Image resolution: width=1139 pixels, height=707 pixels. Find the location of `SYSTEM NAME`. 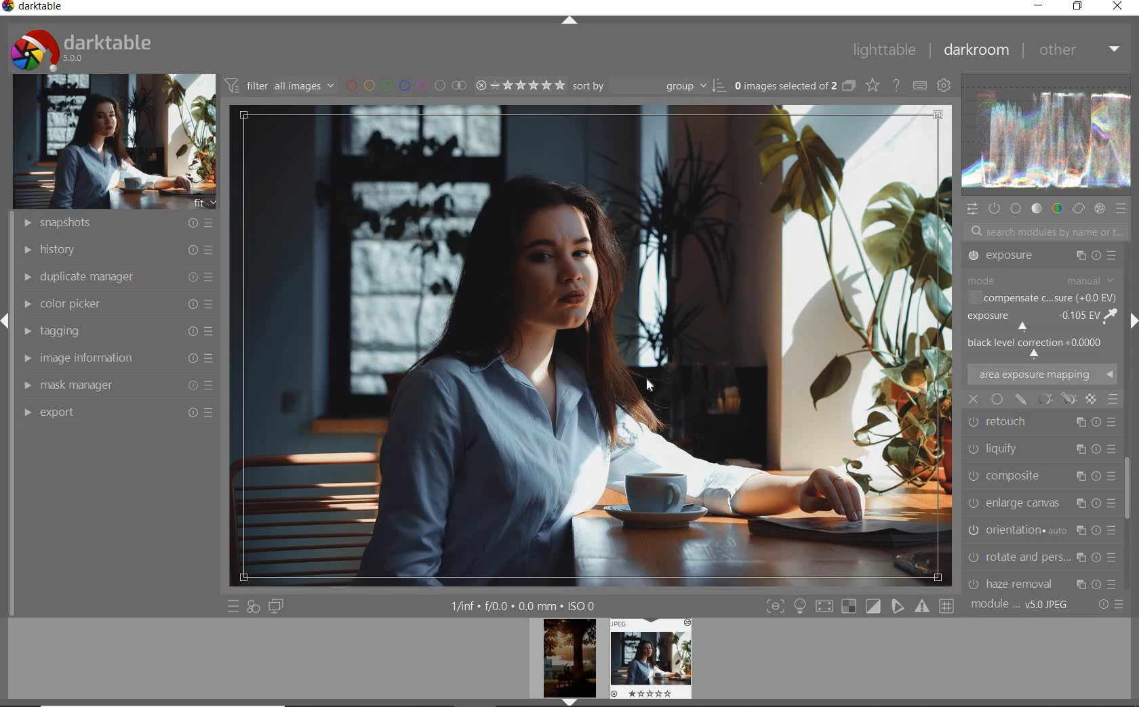

SYSTEM NAME is located at coordinates (34, 9).